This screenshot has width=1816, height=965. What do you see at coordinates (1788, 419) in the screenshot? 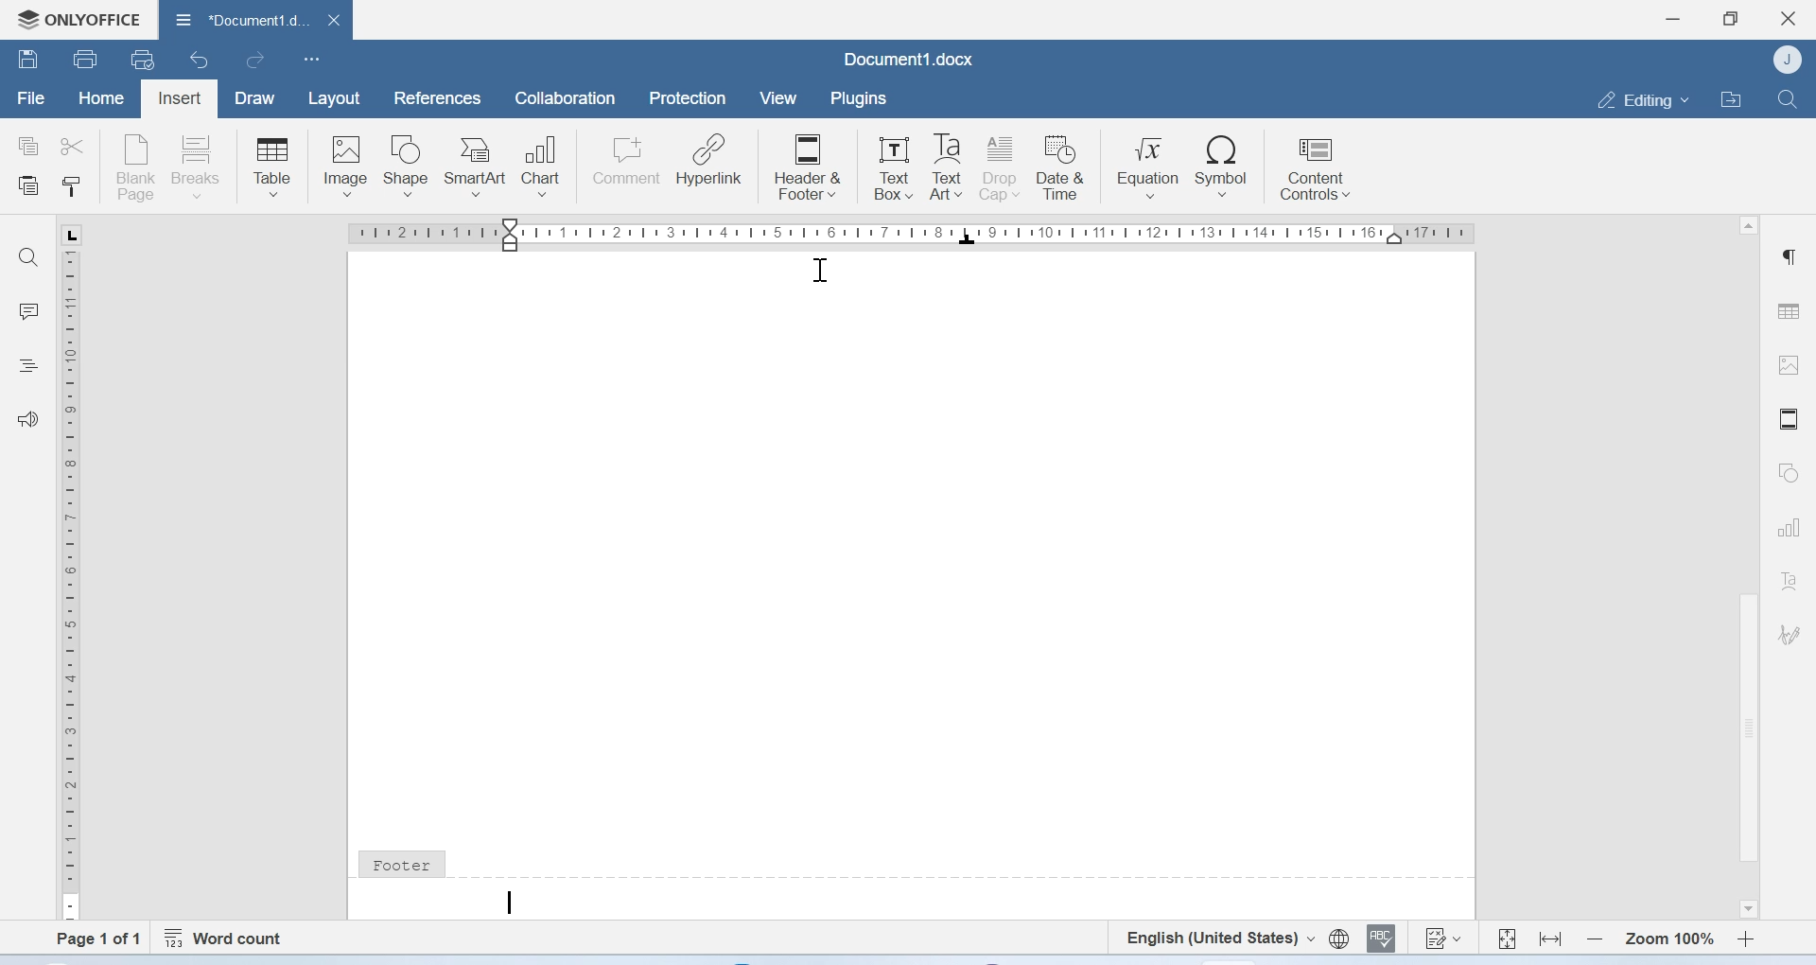
I see `Header and footer` at bounding box center [1788, 419].